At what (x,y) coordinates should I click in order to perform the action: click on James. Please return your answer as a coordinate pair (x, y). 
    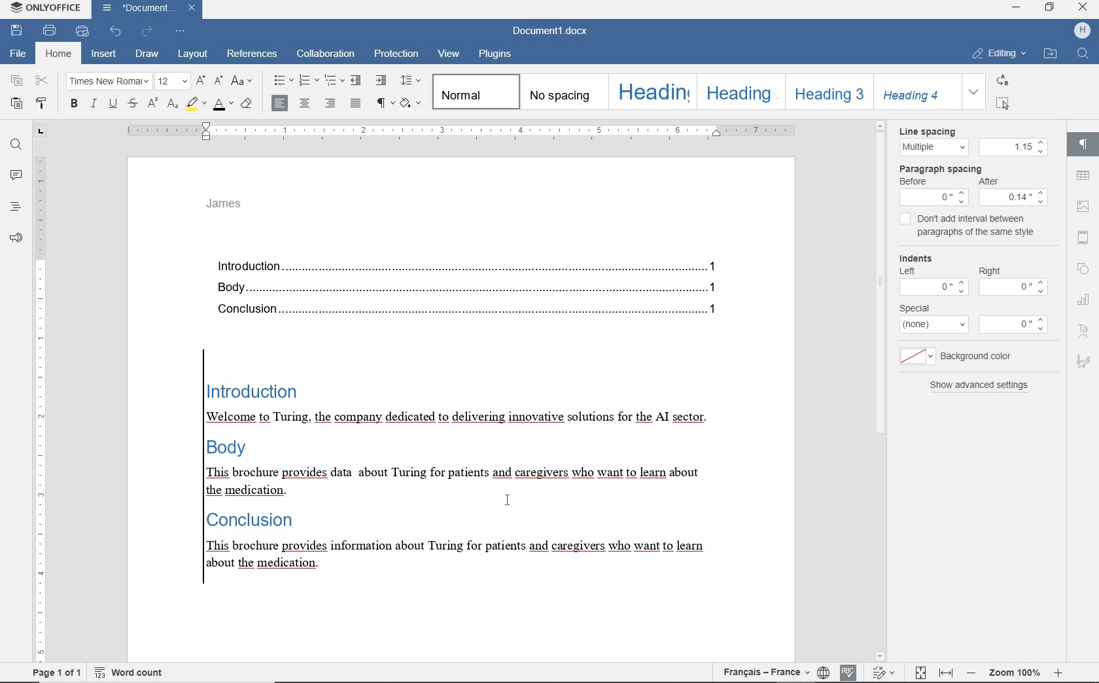
    Looking at the image, I should click on (234, 207).